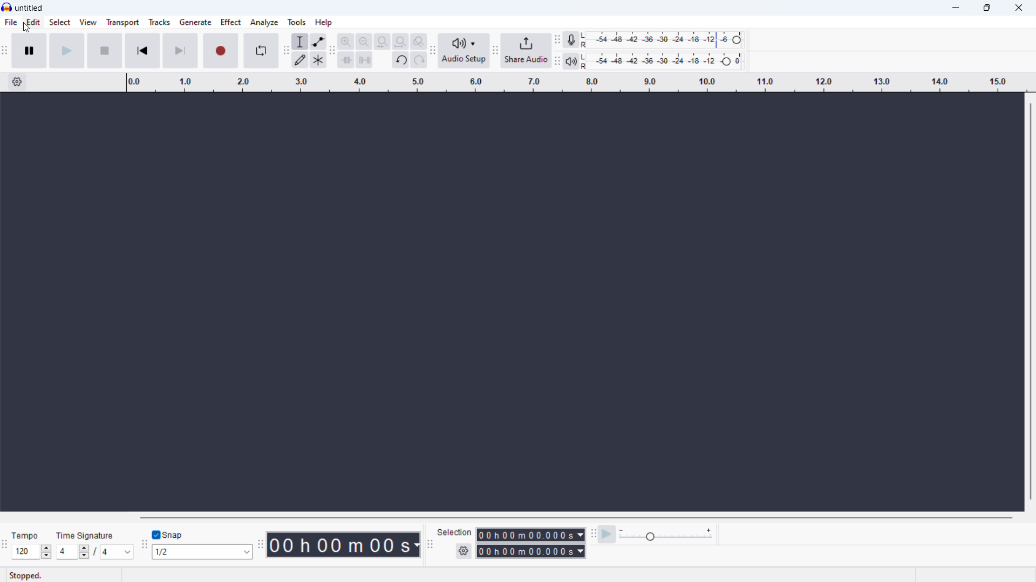 The width and height of the screenshot is (1036, 582). Describe the element at coordinates (557, 61) in the screenshot. I see `playback meter toolbar` at that location.